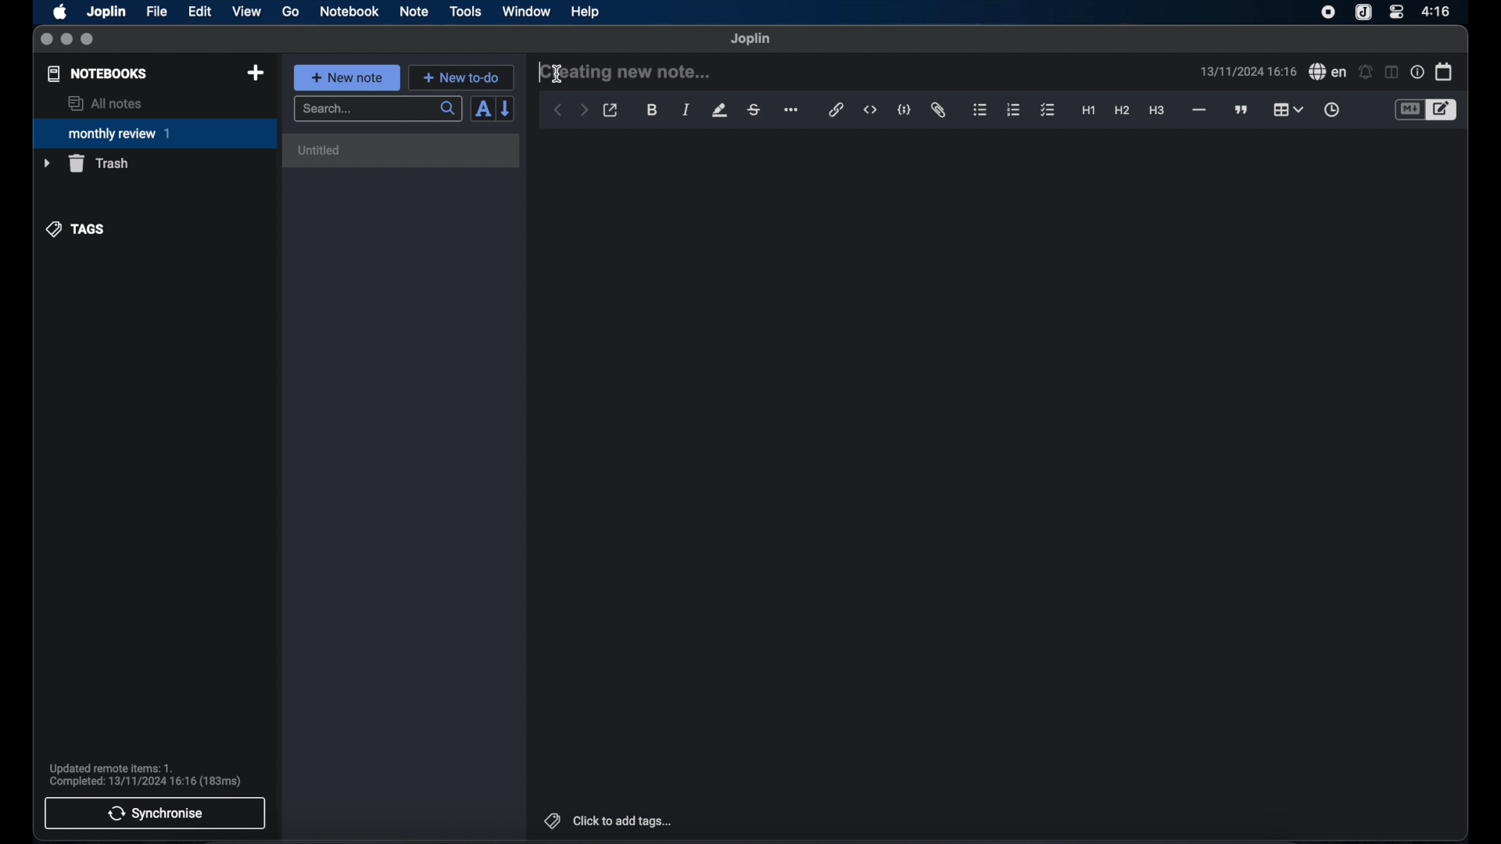  Describe the element at coordinates (246, 12) in the screenshot. I see `view` at that location.